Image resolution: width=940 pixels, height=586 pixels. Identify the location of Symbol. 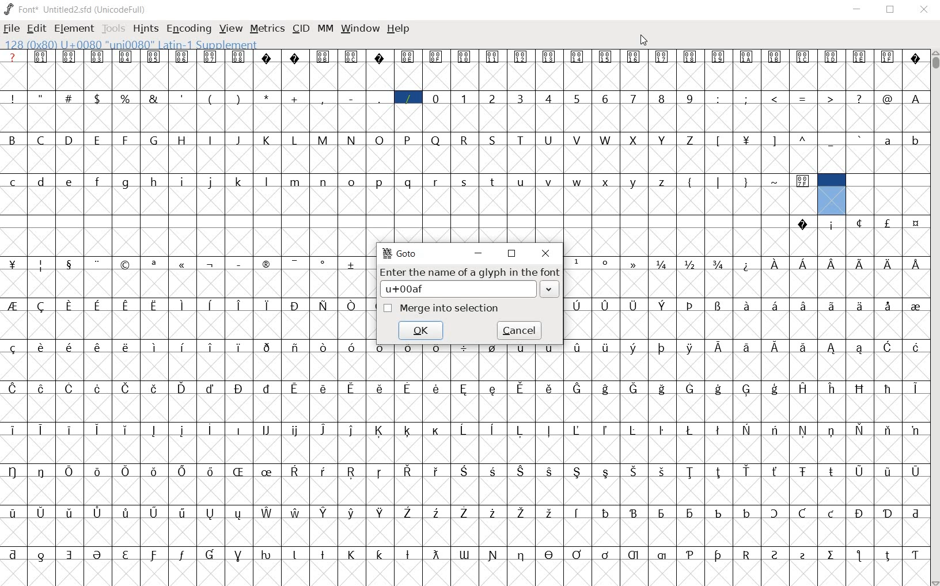
(211, 305).